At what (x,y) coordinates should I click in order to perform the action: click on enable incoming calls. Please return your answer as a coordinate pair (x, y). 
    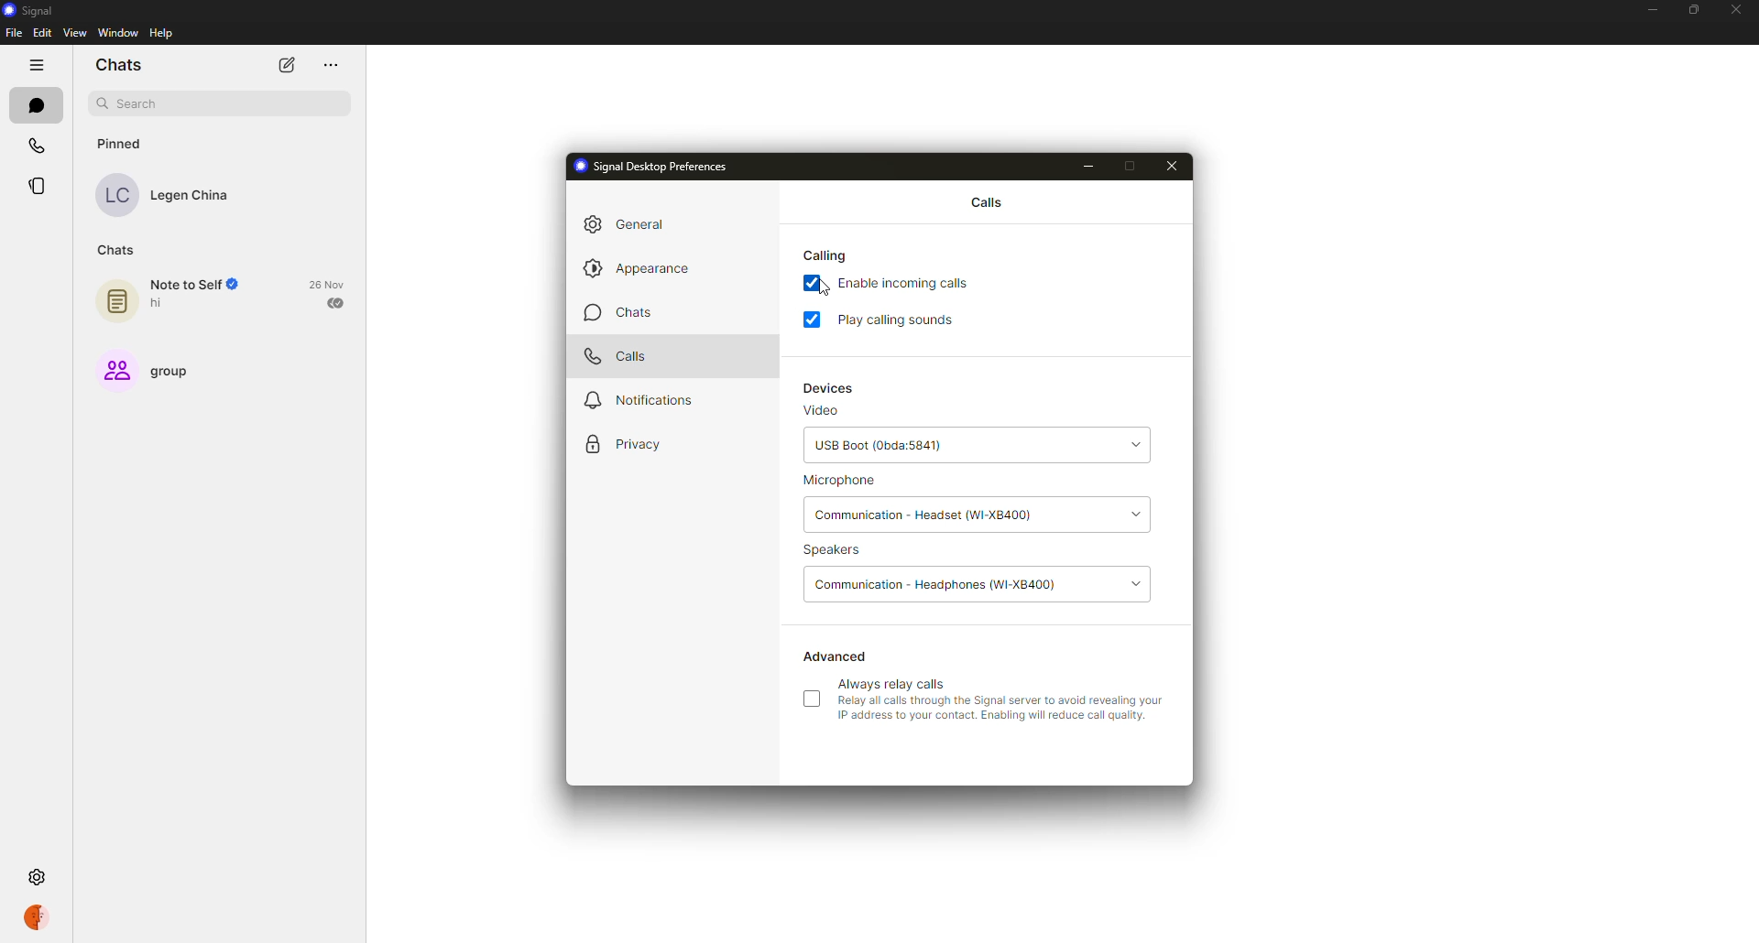
    Looking at the image, I should click on (913, 285).